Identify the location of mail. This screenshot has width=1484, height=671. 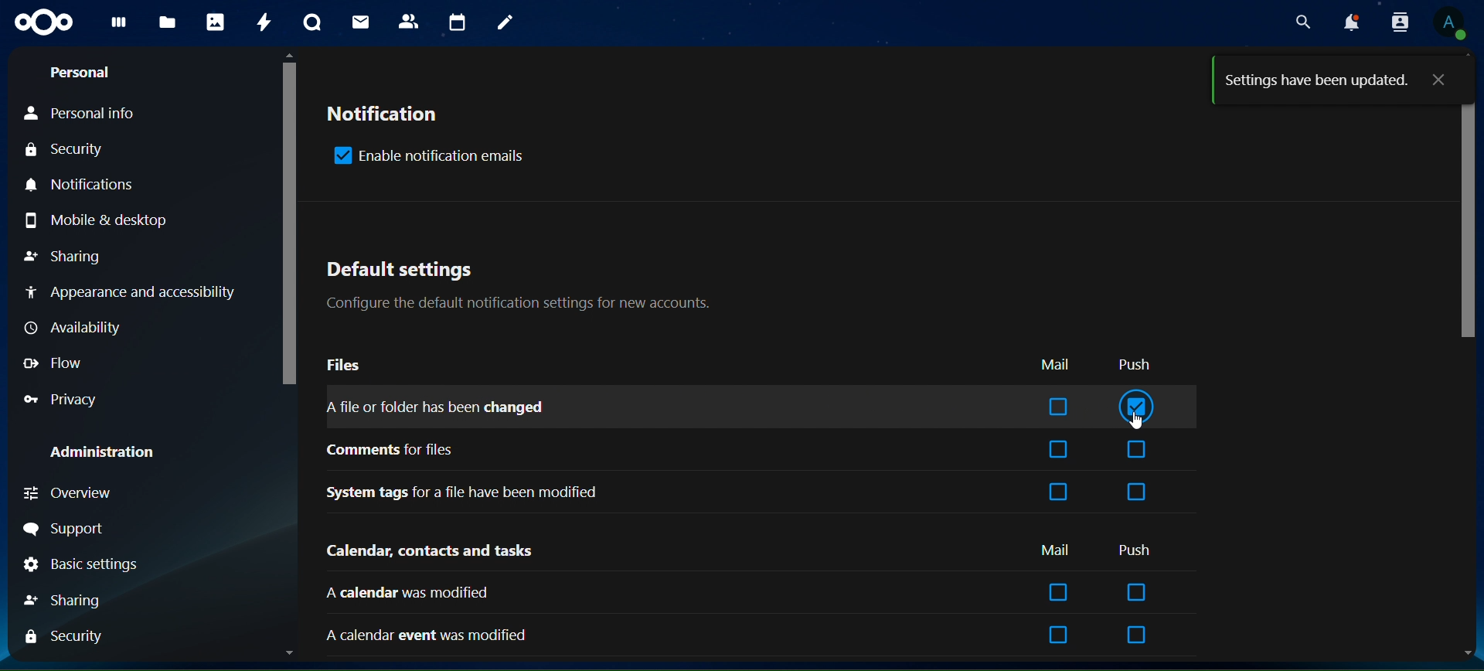
(360, 22).